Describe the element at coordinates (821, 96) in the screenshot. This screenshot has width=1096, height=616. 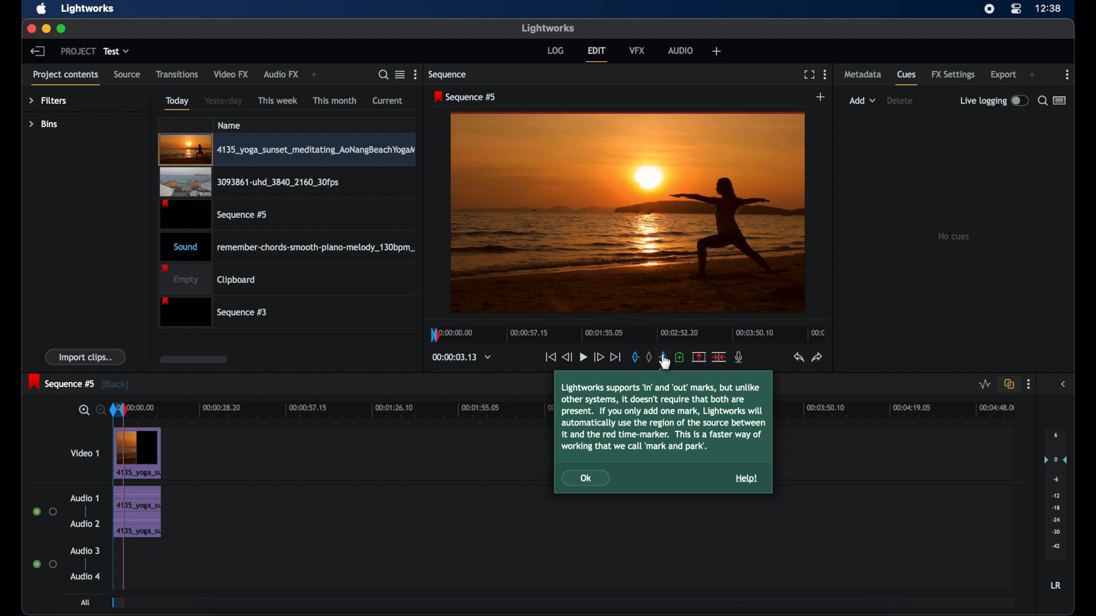
I see `add` at that location.